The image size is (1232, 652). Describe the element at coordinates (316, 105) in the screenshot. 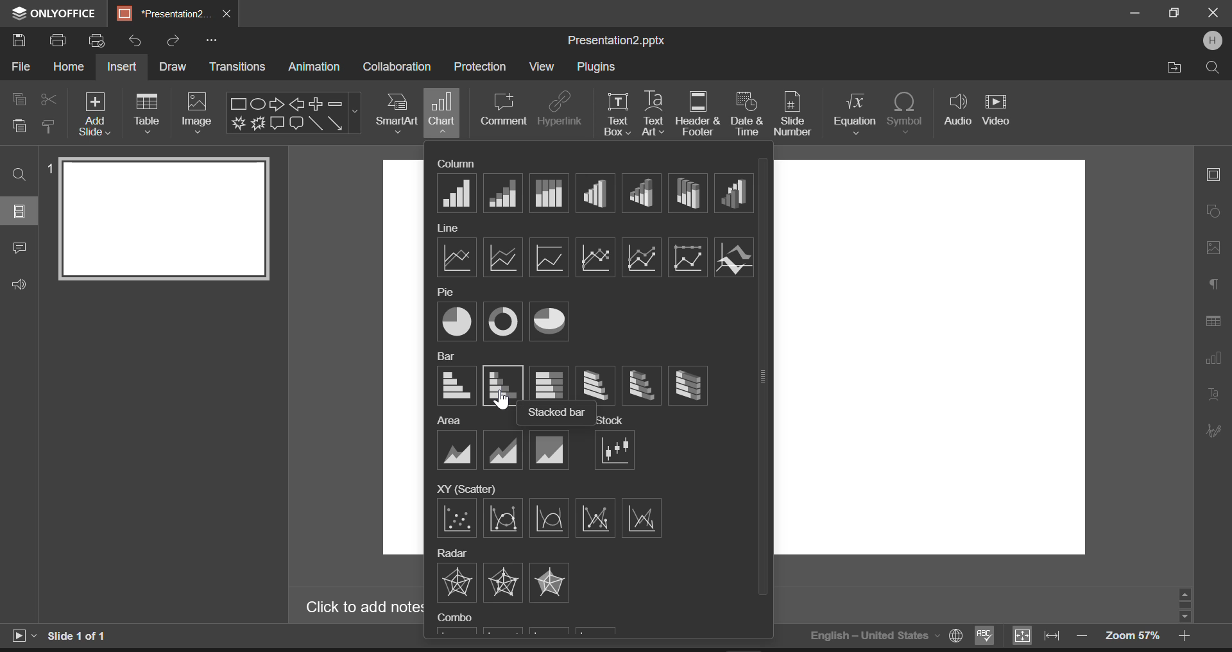

I see `Plus` at that location.